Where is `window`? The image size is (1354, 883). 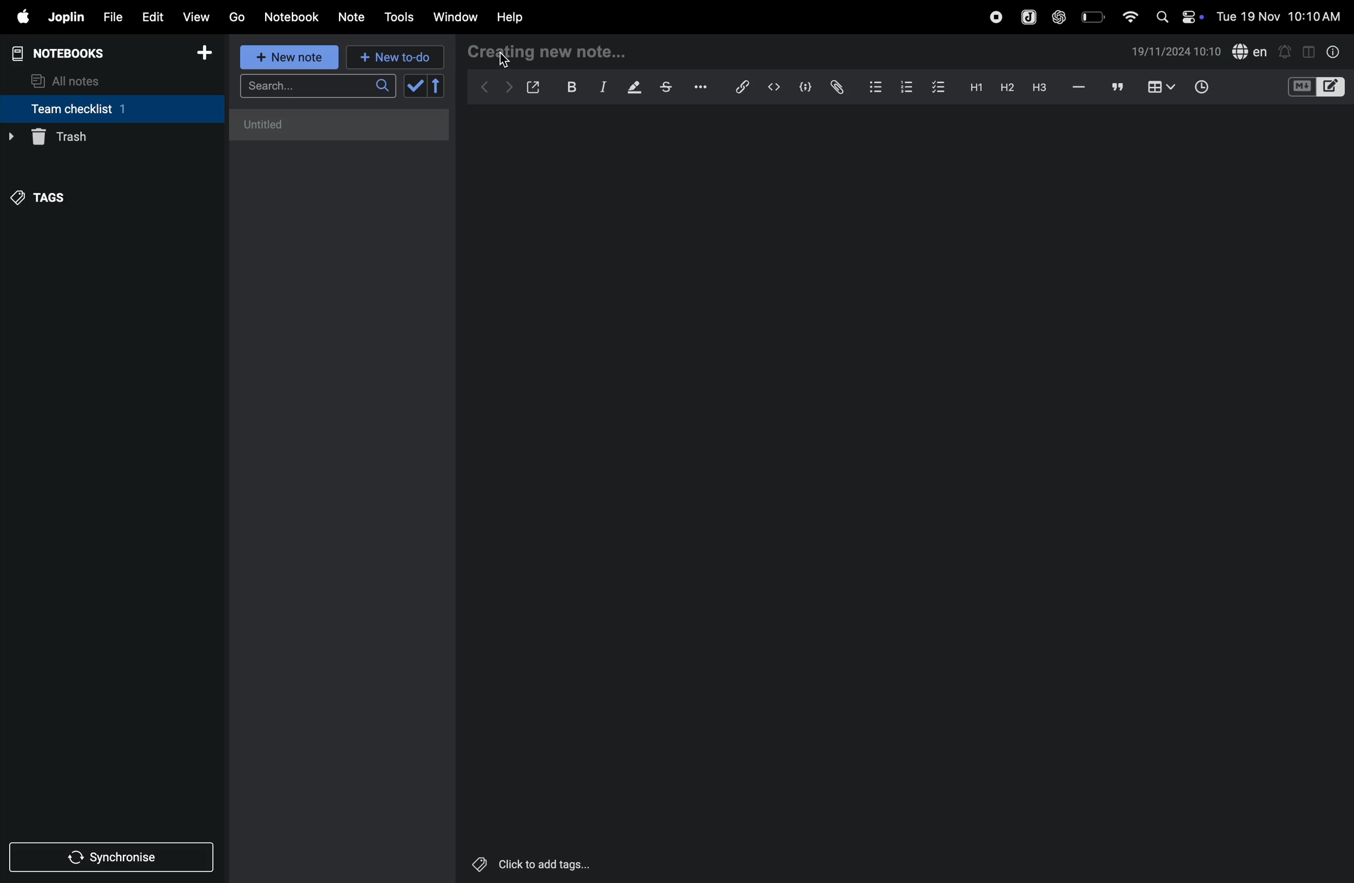
window is located at coordinates (455, 18).